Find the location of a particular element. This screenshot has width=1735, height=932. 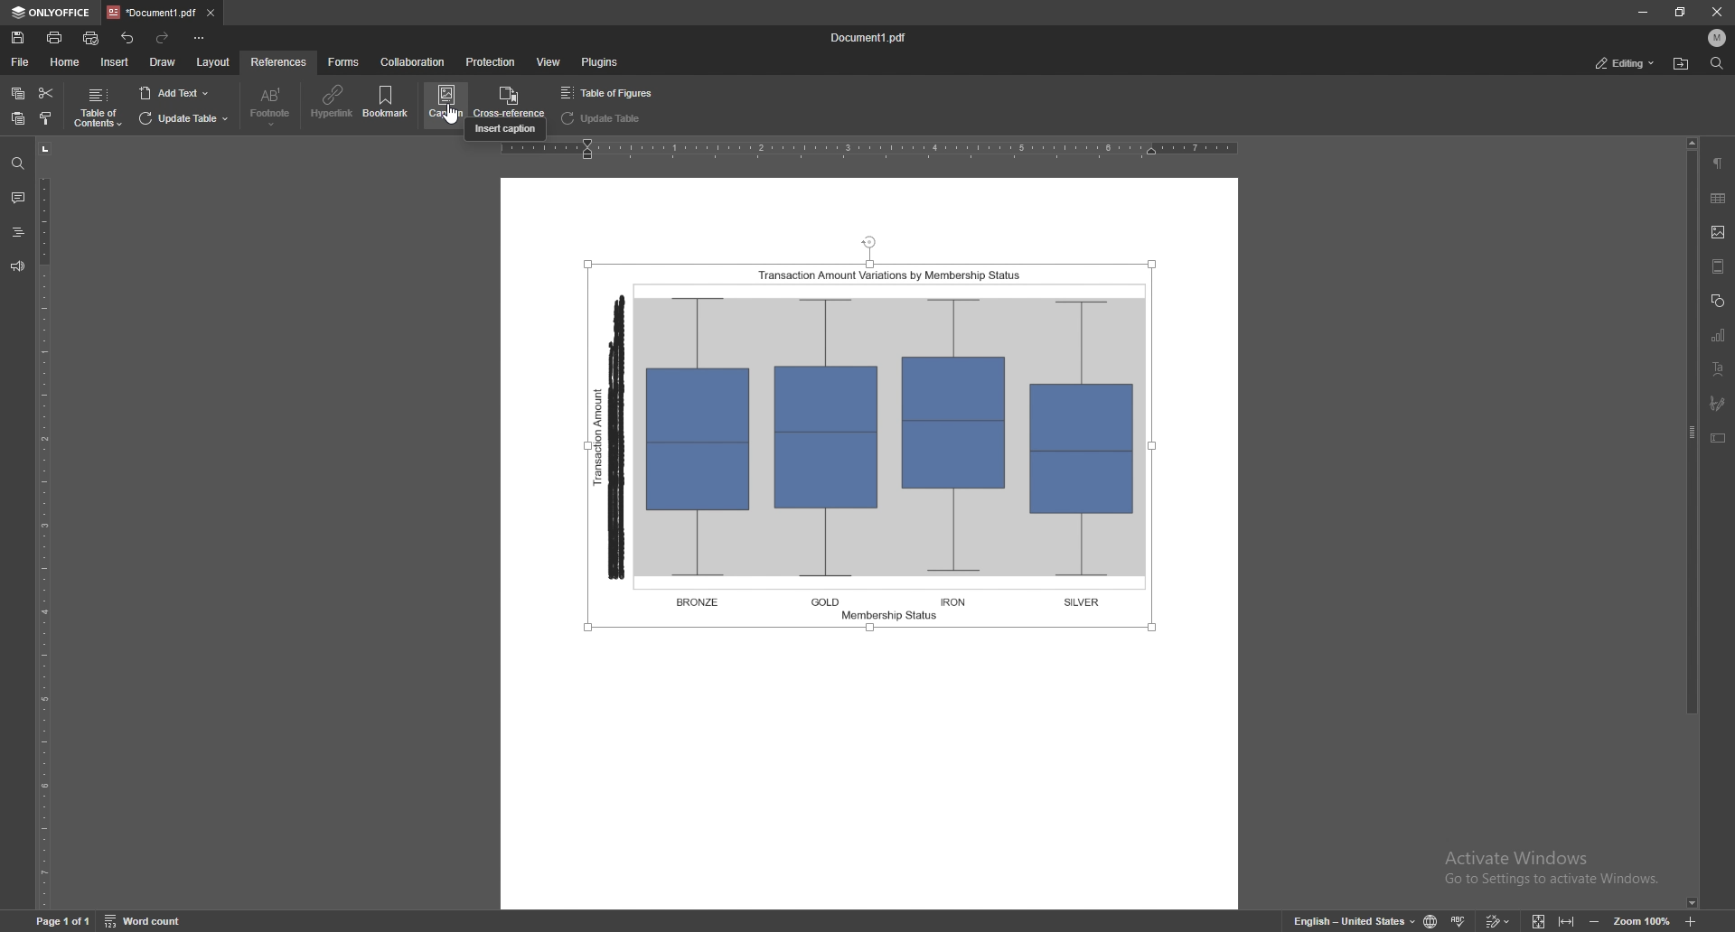

profile is located at coordinates (1717, 37).